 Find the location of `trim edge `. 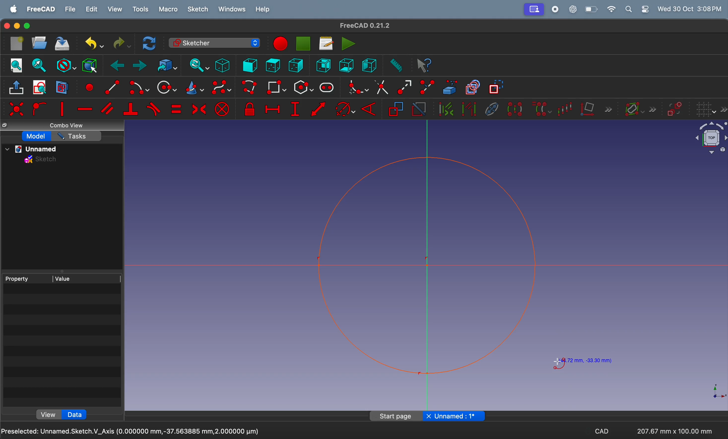

trim edge  is located at coordinates (381, 87).